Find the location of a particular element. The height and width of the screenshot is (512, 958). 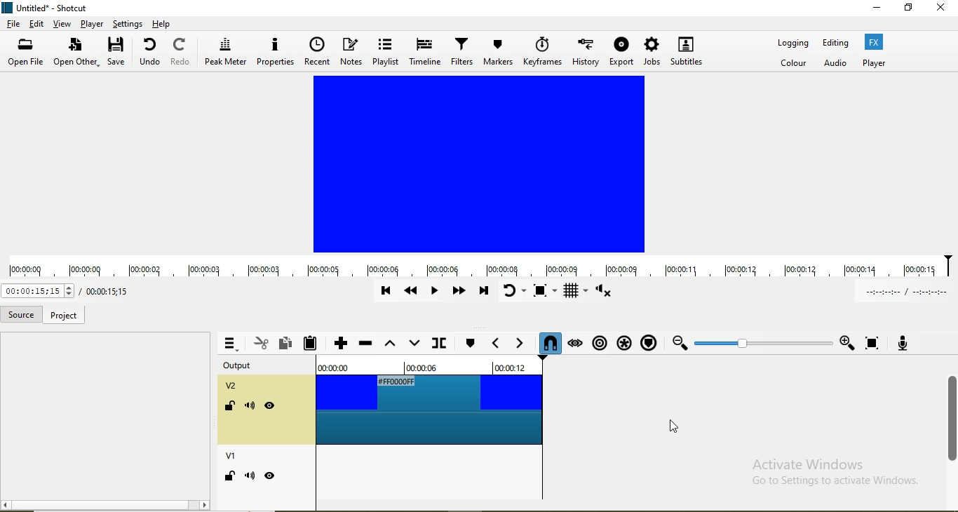

restore is located at coordinates (910, 9).